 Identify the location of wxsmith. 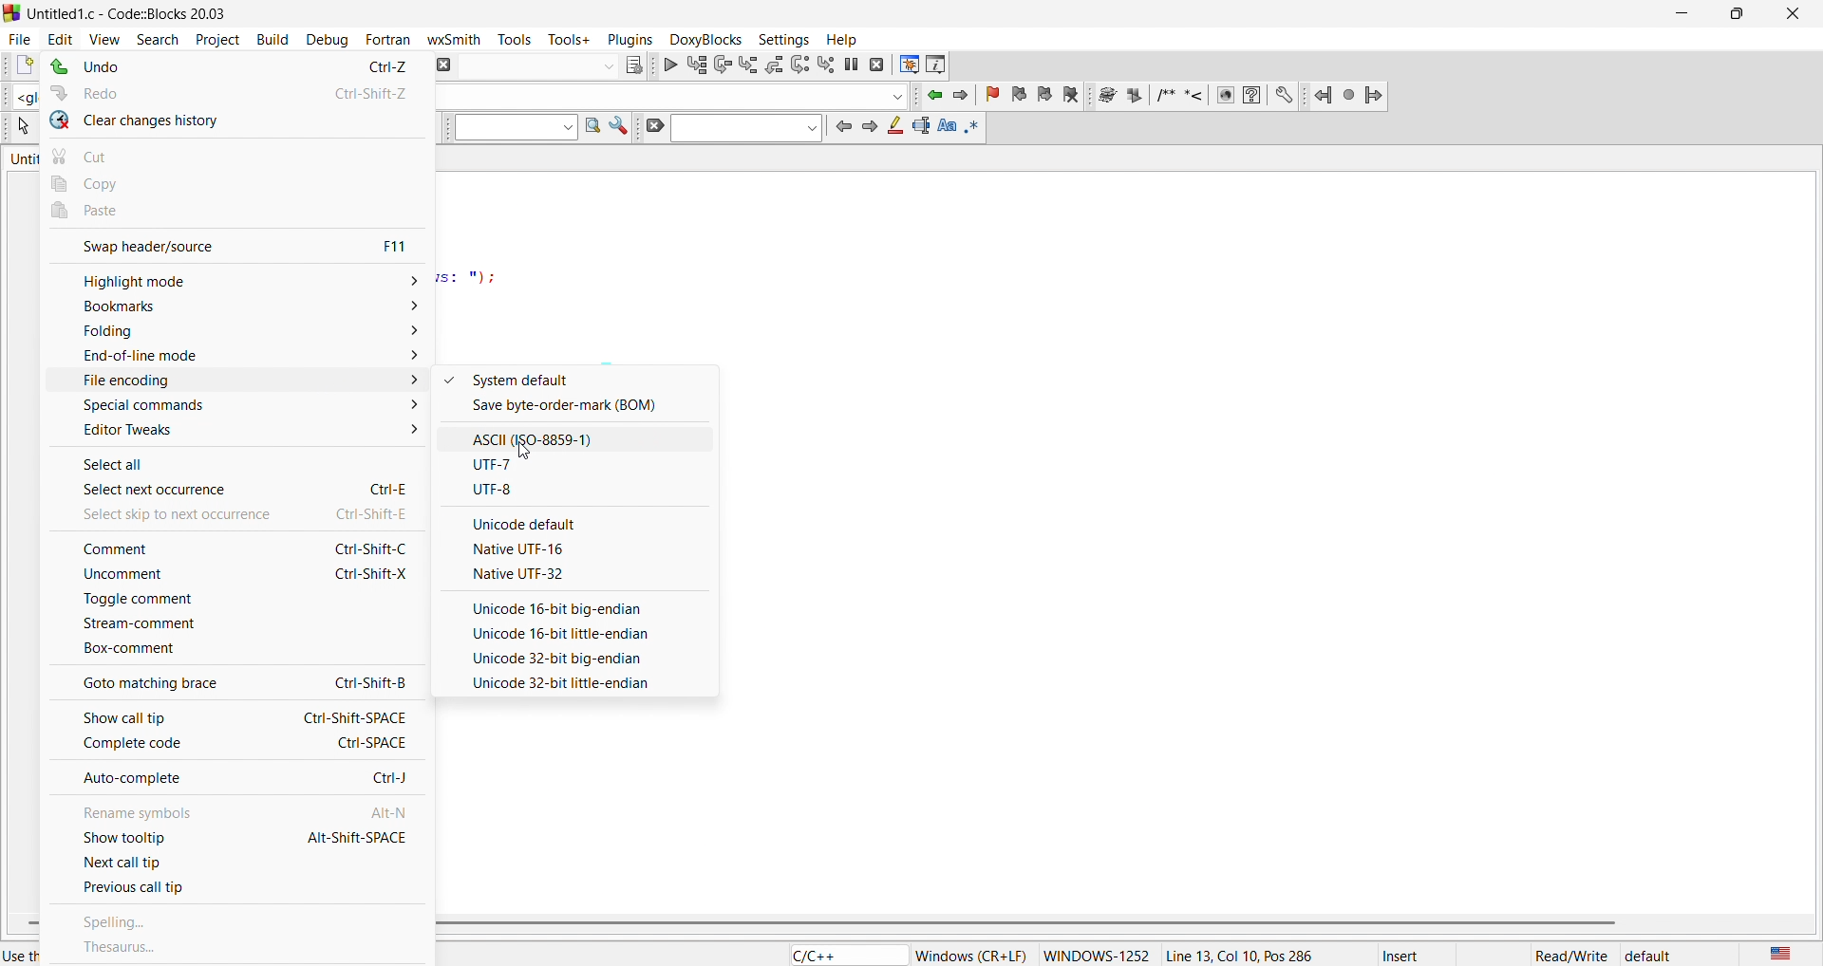
(452, 39).